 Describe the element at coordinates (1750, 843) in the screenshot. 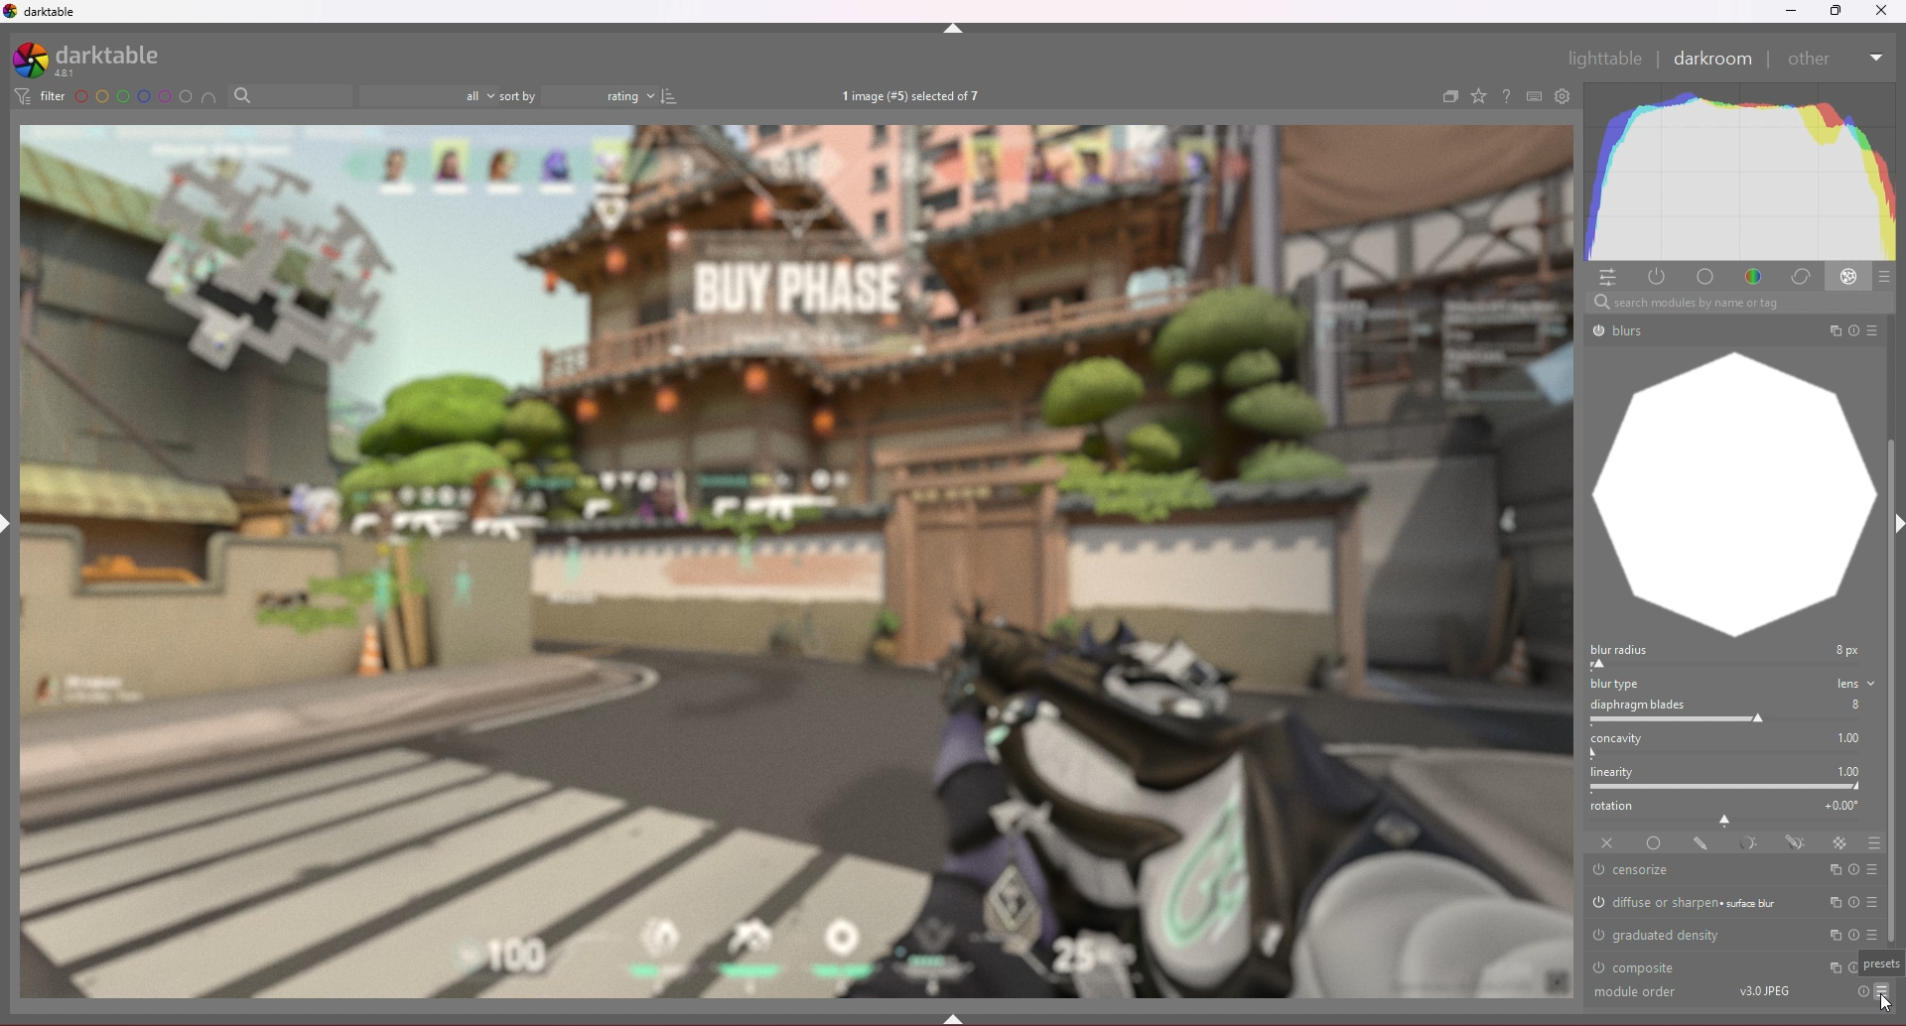

I see `parametric mask` at that location.